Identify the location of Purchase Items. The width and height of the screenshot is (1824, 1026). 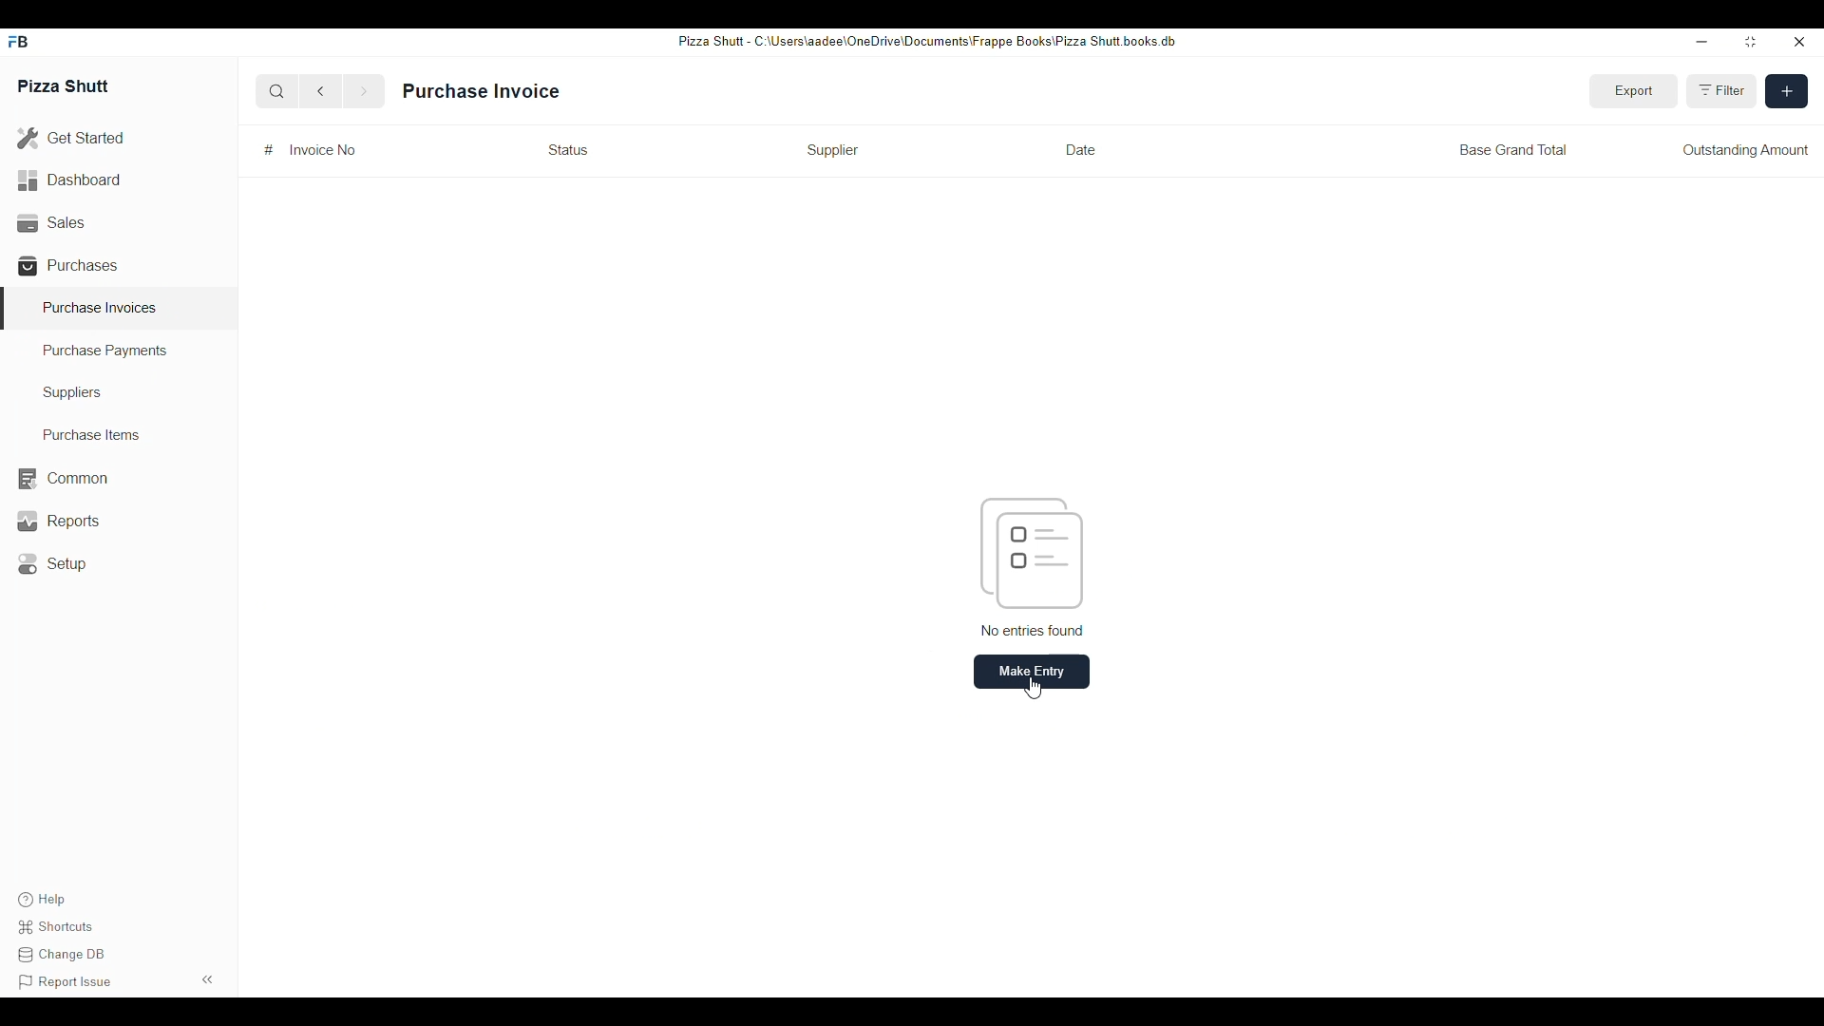
(85, 434).